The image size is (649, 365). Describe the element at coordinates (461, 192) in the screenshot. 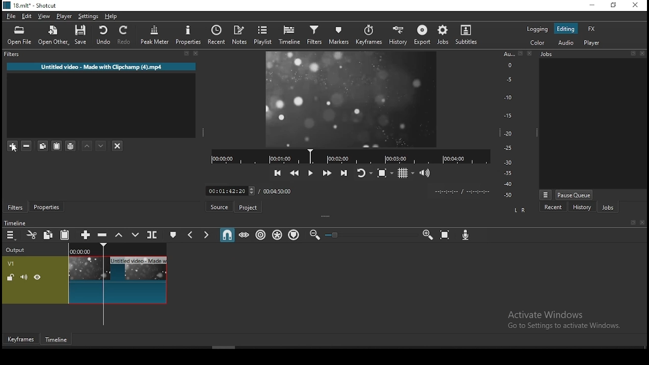

I see `Clip Time` at that location.